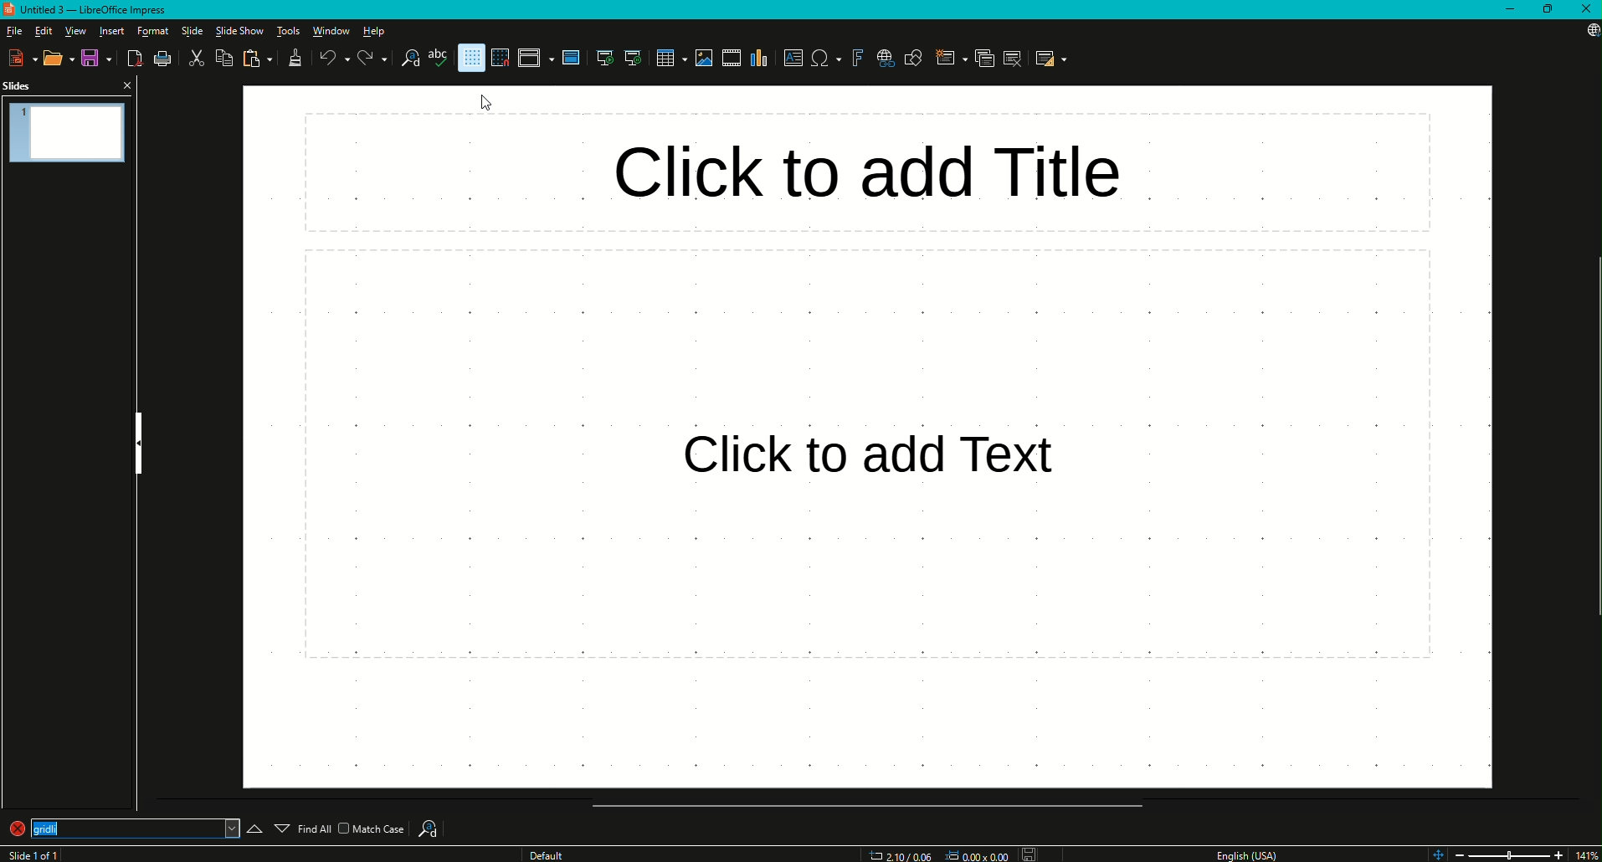 The height and width of the screenshot is (862, 1602). I want to click on Slide Show, so click(239, 32).